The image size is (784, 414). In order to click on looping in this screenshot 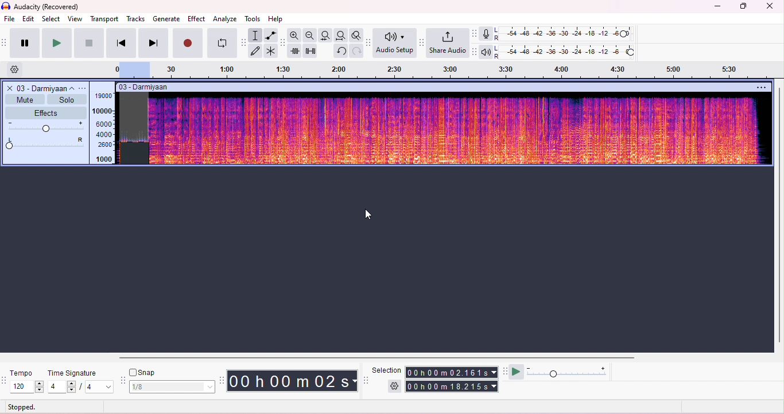, I will do `click(220, 43)`.